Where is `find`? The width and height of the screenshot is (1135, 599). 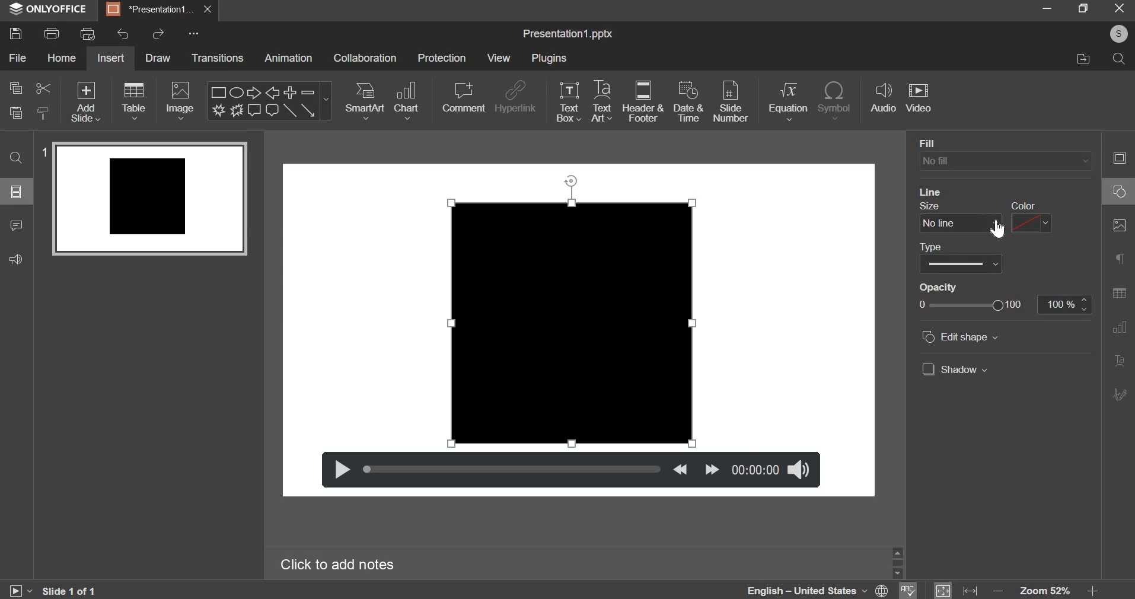
find is located at coordinates (17, 157).